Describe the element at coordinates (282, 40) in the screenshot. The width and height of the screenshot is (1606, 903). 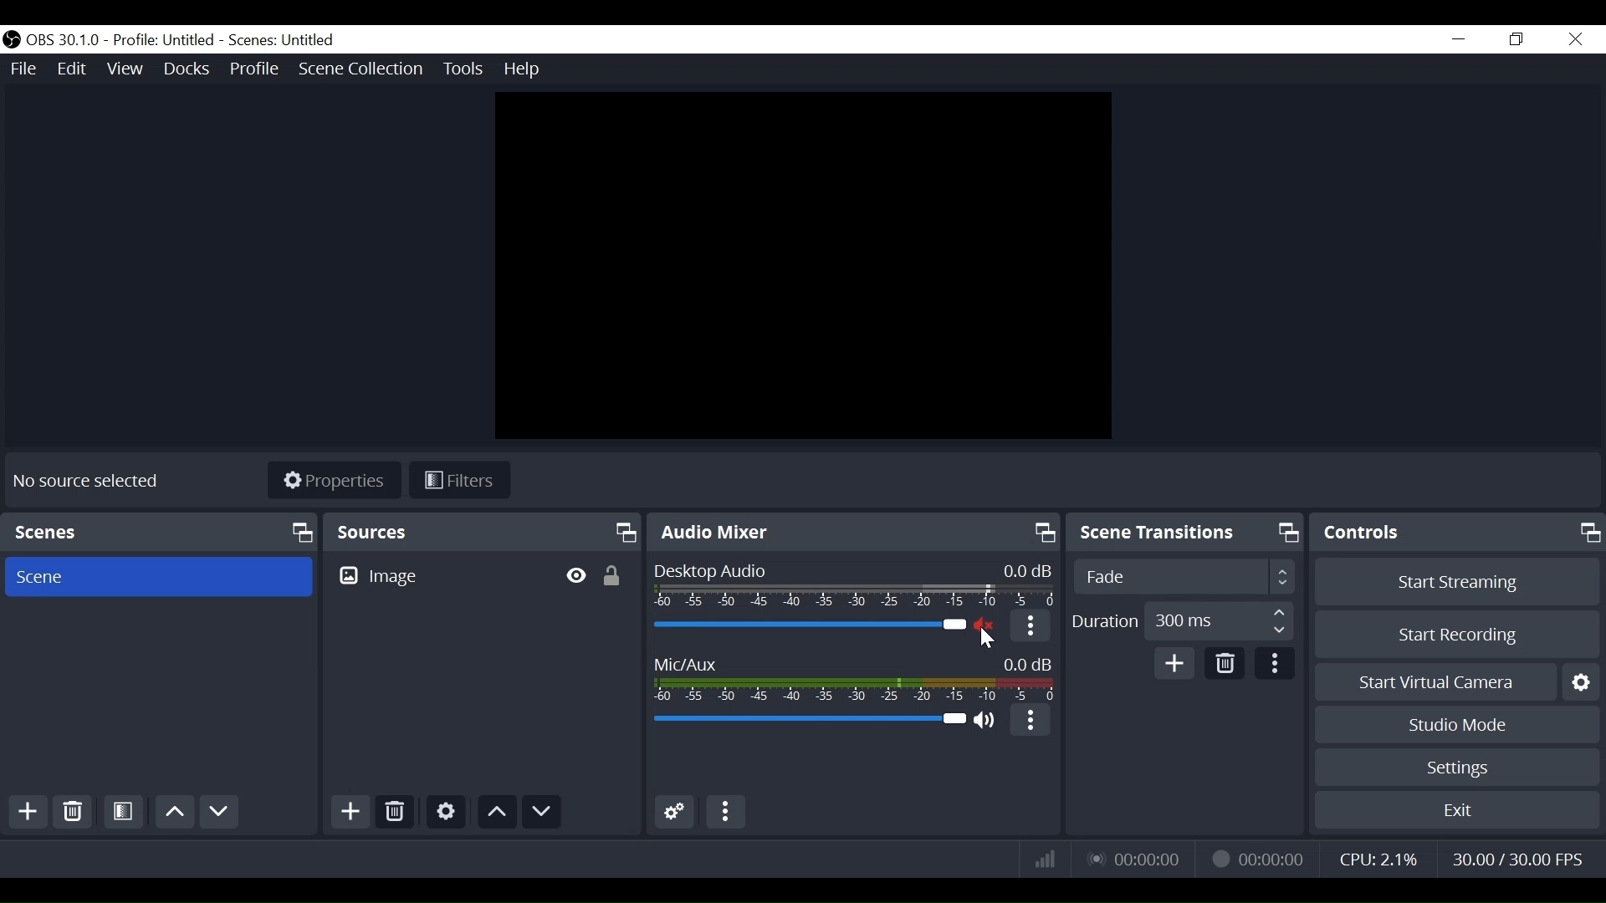
I see `Scenes Name` at that location.